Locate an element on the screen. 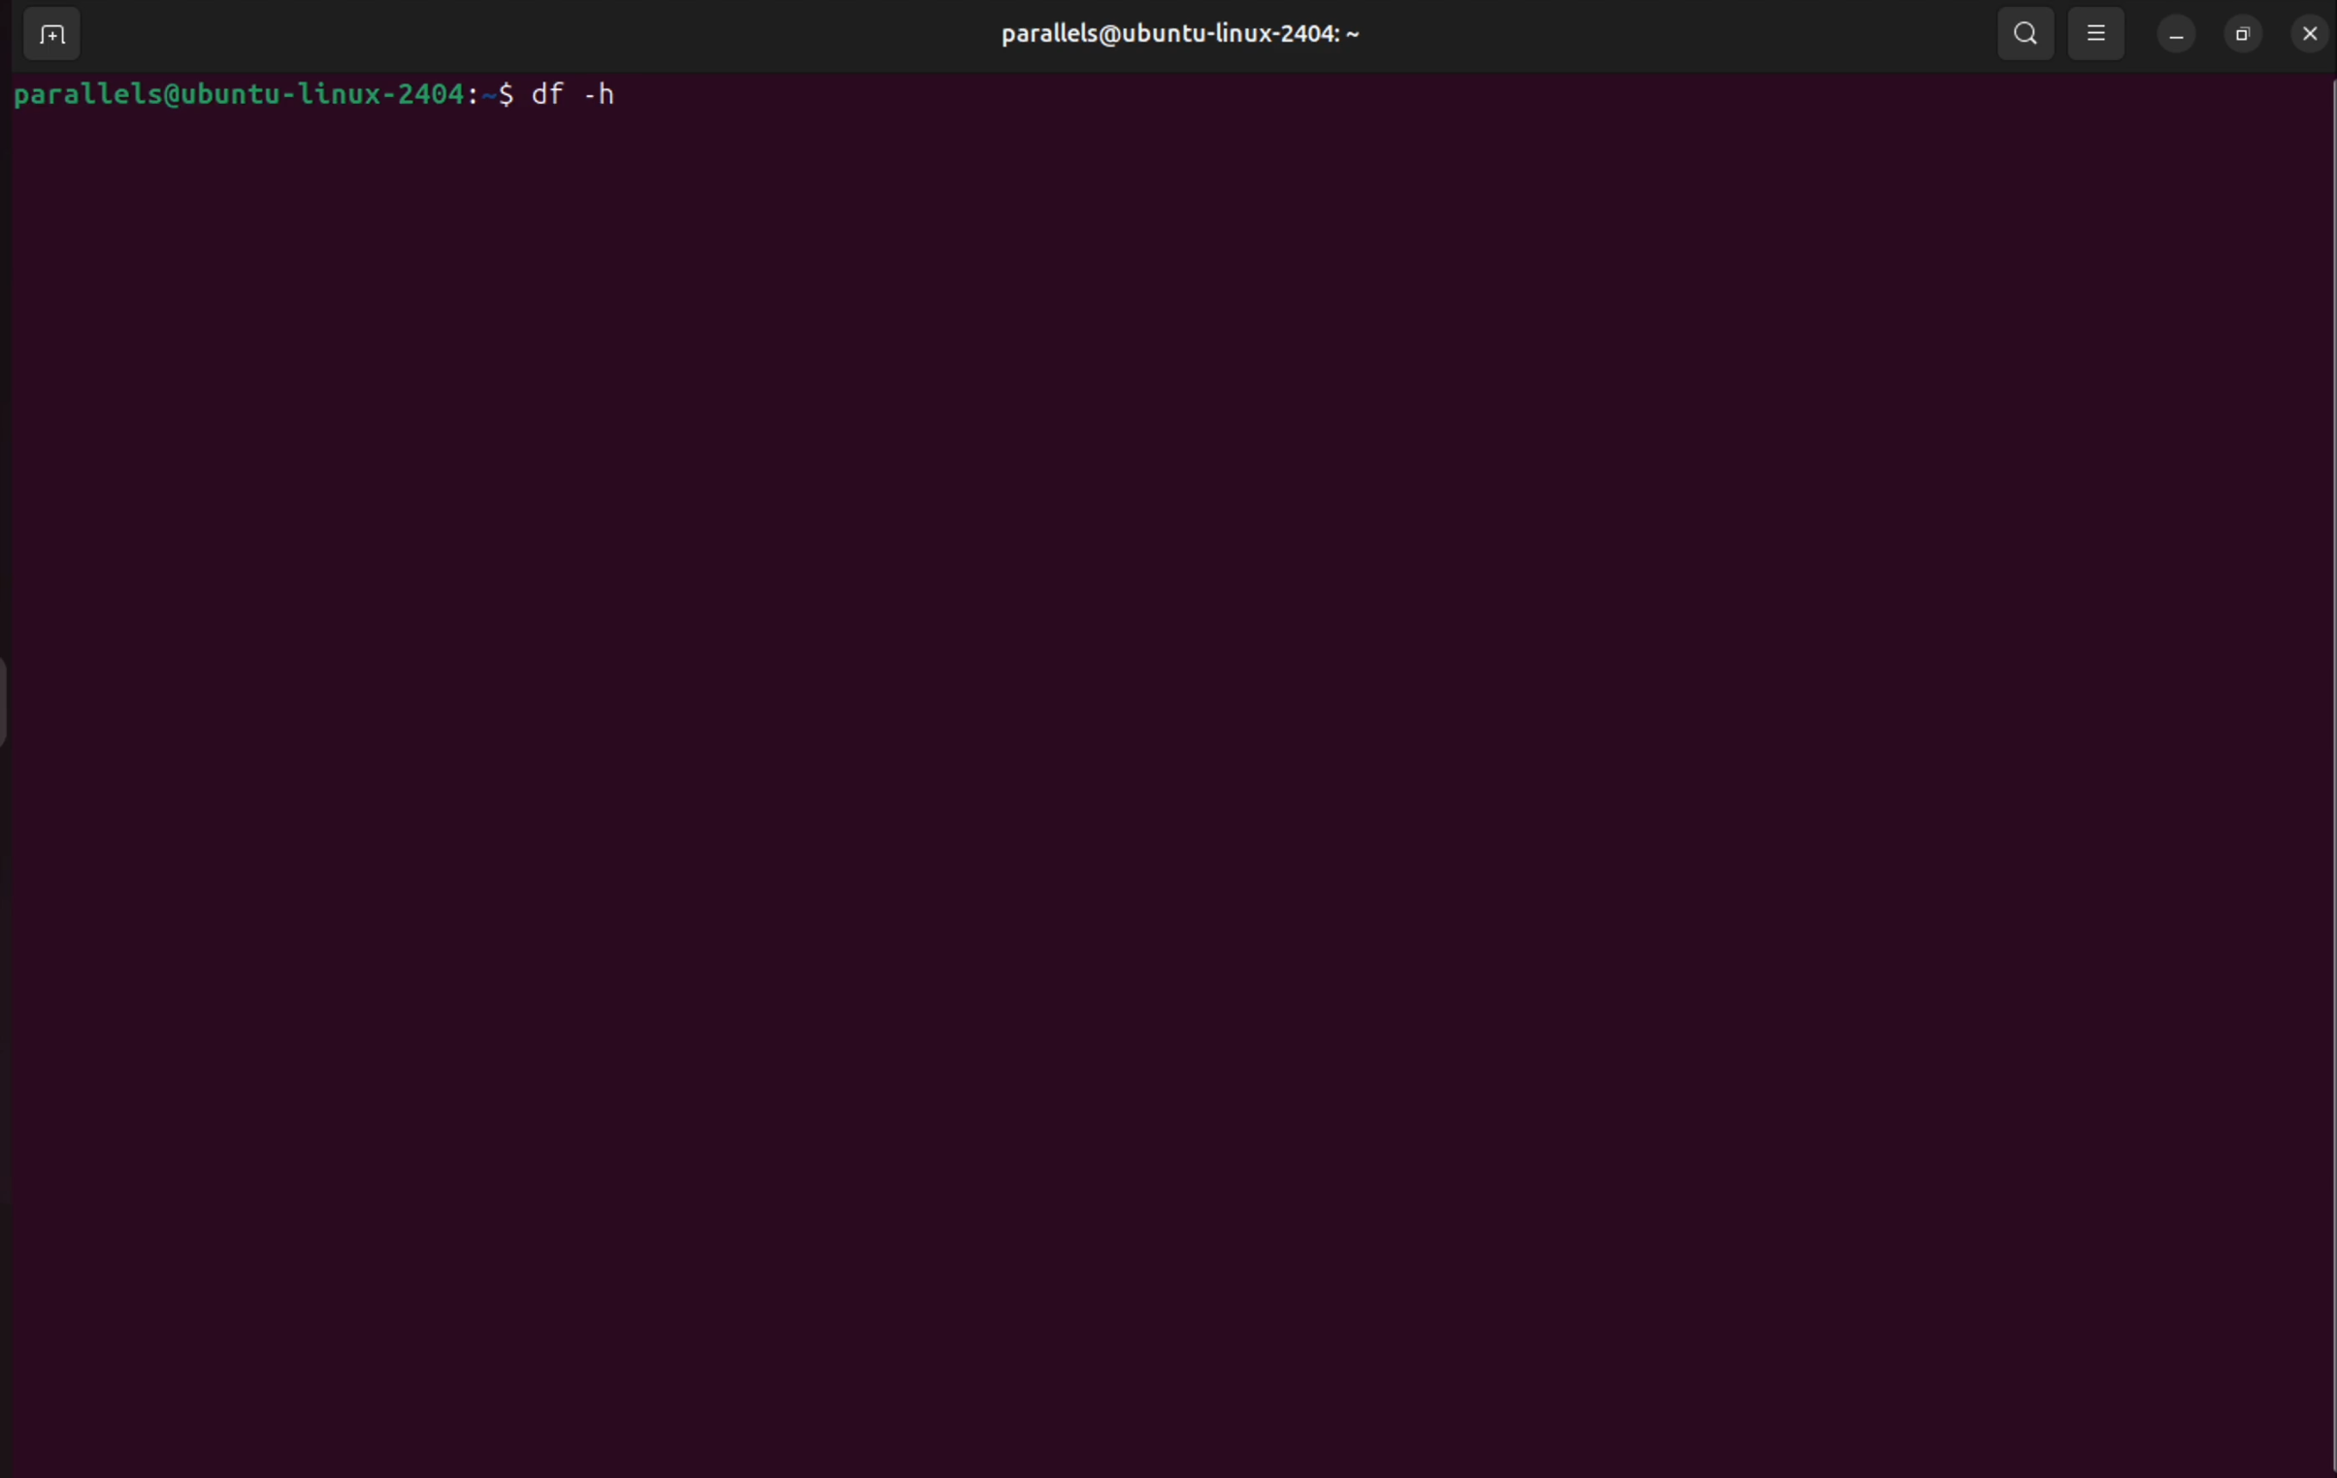 The height and width of the screenshot is (1478, 2337). search  is located at coordinates (2024, 33).